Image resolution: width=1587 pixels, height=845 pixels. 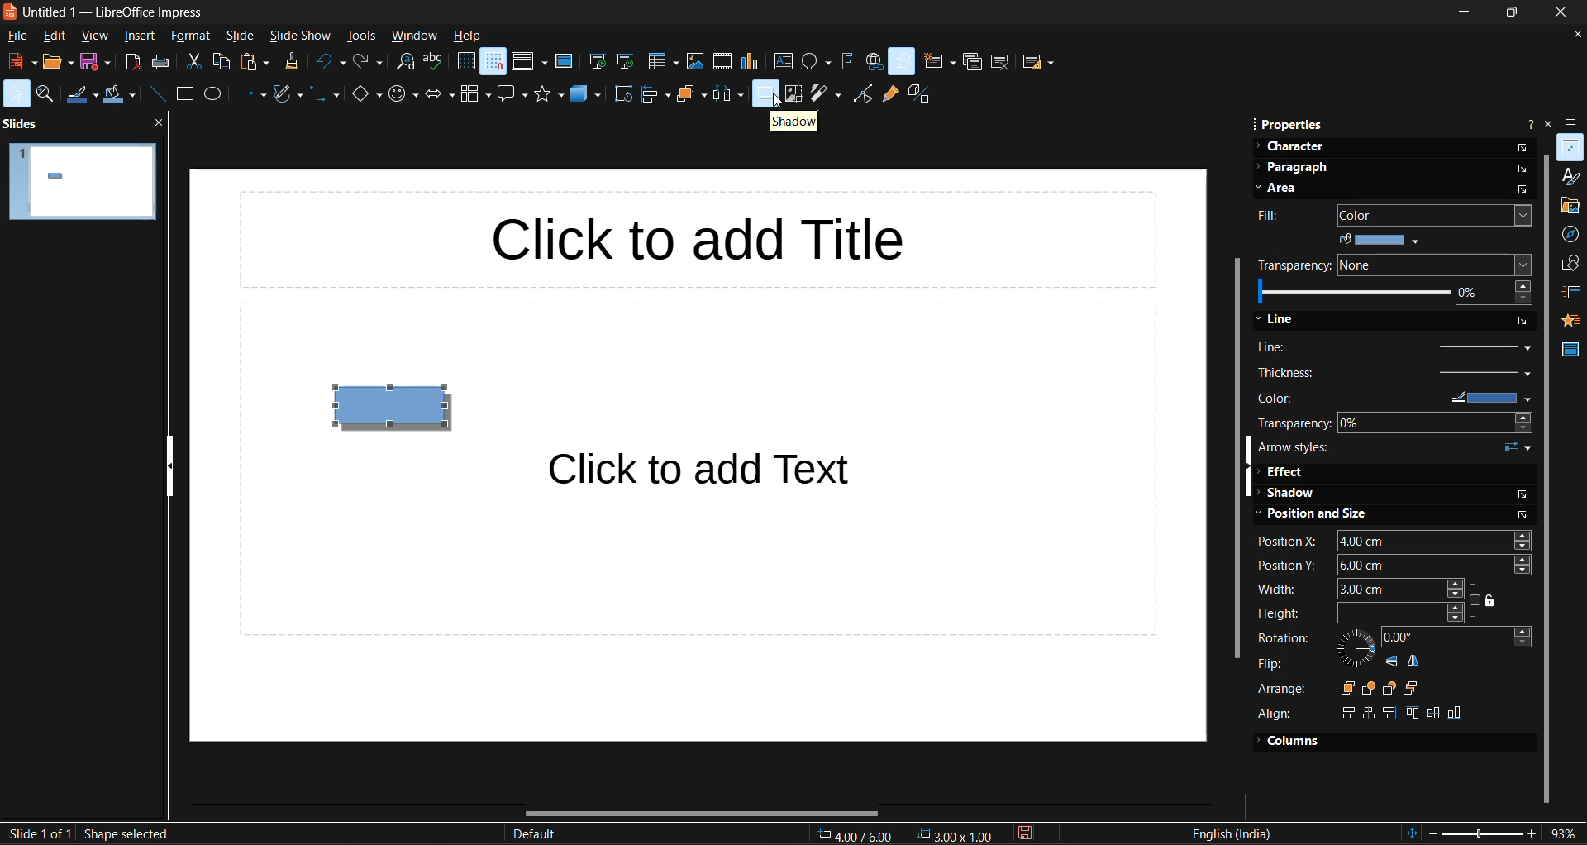 I want to click on close pane, so click(x=156, y=124).